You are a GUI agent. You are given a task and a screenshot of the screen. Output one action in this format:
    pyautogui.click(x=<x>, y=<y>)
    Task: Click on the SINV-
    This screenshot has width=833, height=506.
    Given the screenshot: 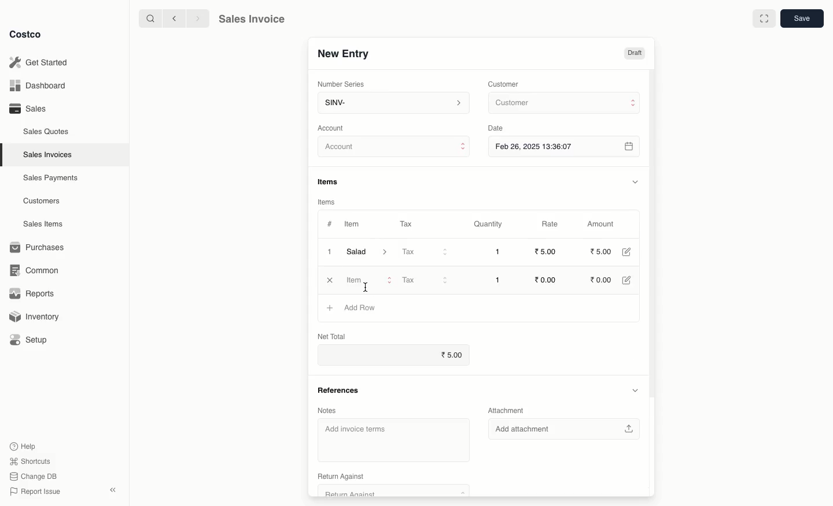 What is the action you would take?
    pyautogui.click(x=393, y=104)
    